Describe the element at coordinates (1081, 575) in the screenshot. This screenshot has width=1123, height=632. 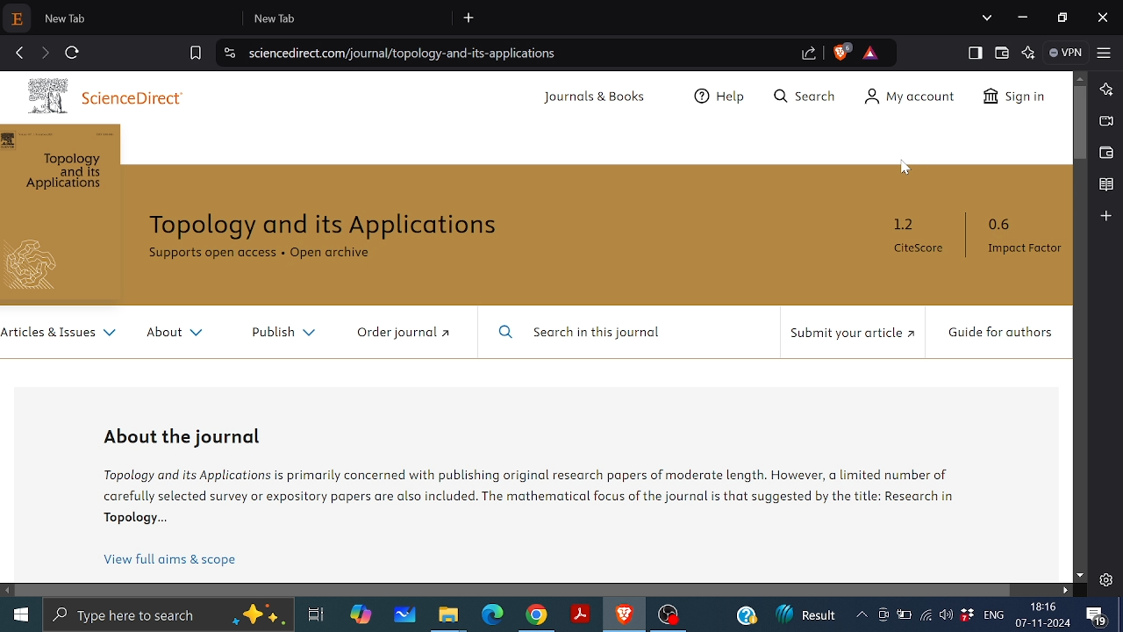
I see `Move down` at that location.